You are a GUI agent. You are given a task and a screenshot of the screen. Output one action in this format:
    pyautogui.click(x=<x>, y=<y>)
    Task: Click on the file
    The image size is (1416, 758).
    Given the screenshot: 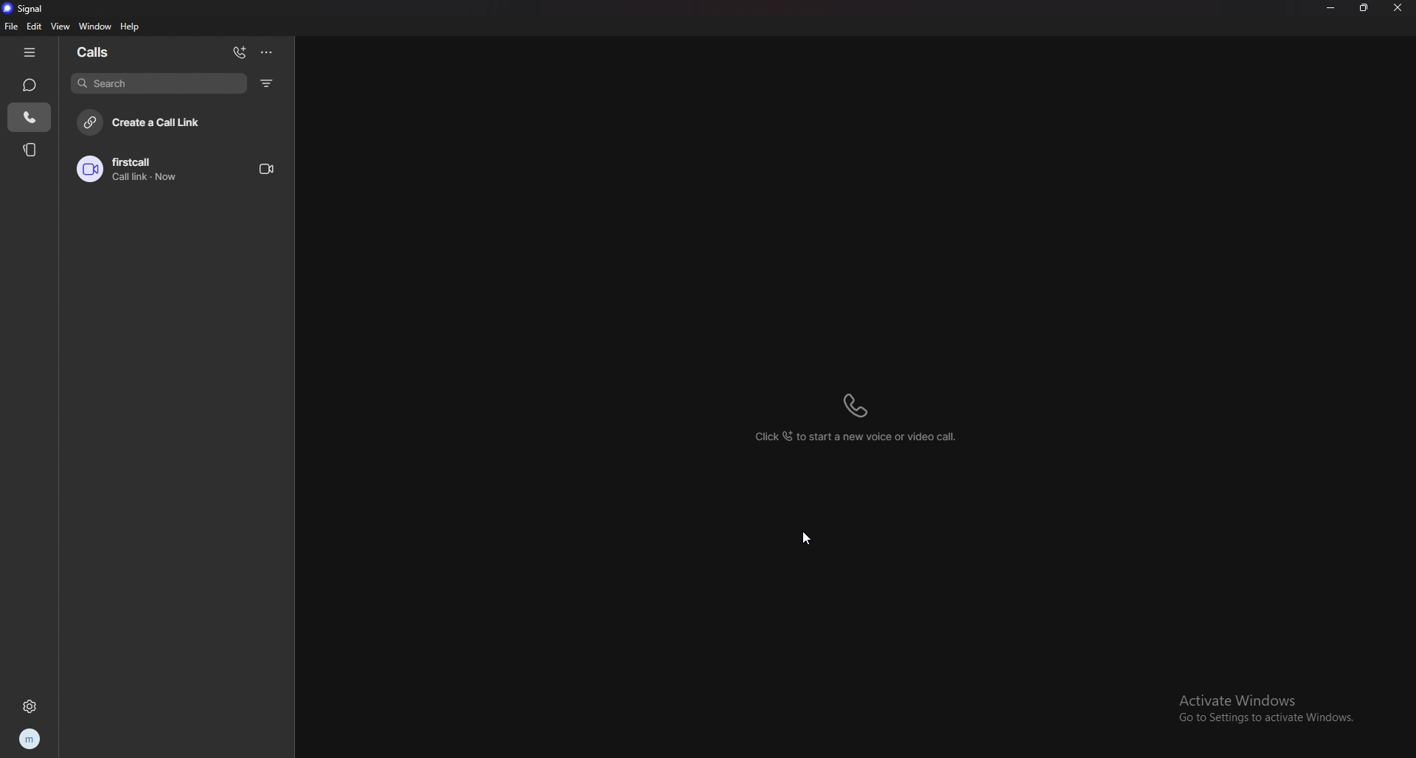 What is the action you would take?
    pyautogui.click(x=12, y=27)
    